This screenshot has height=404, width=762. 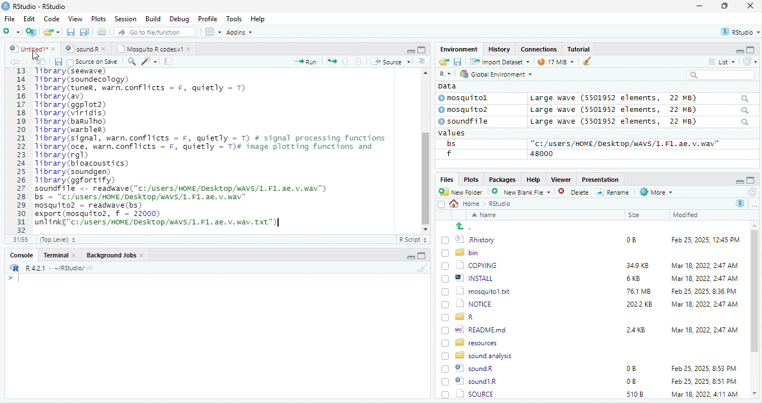 What do you see at coordinates (738, 32) in the screenshot?
I see `rstudio` at bounding box center [738, 32].